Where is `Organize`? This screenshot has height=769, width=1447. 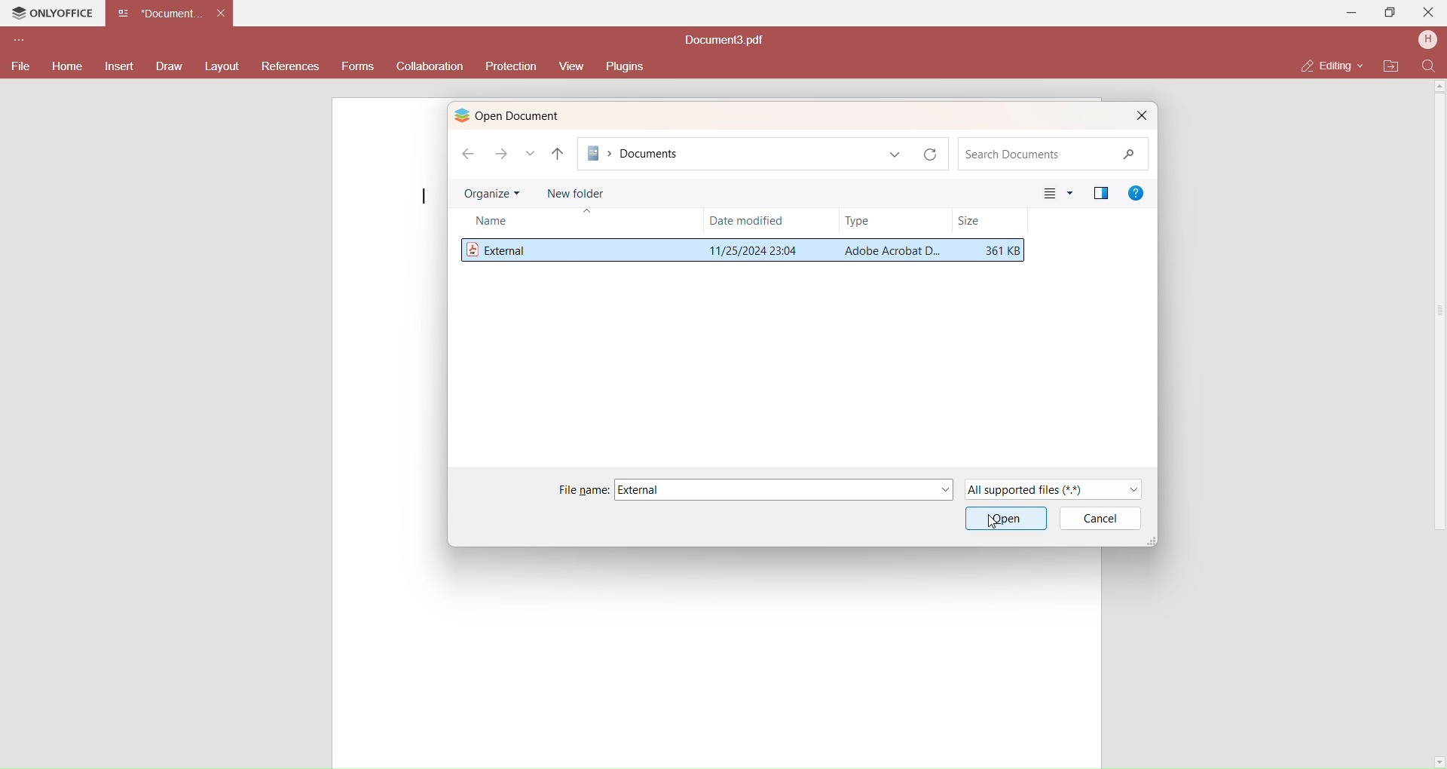 Organize is located at coordinates (491, 194).